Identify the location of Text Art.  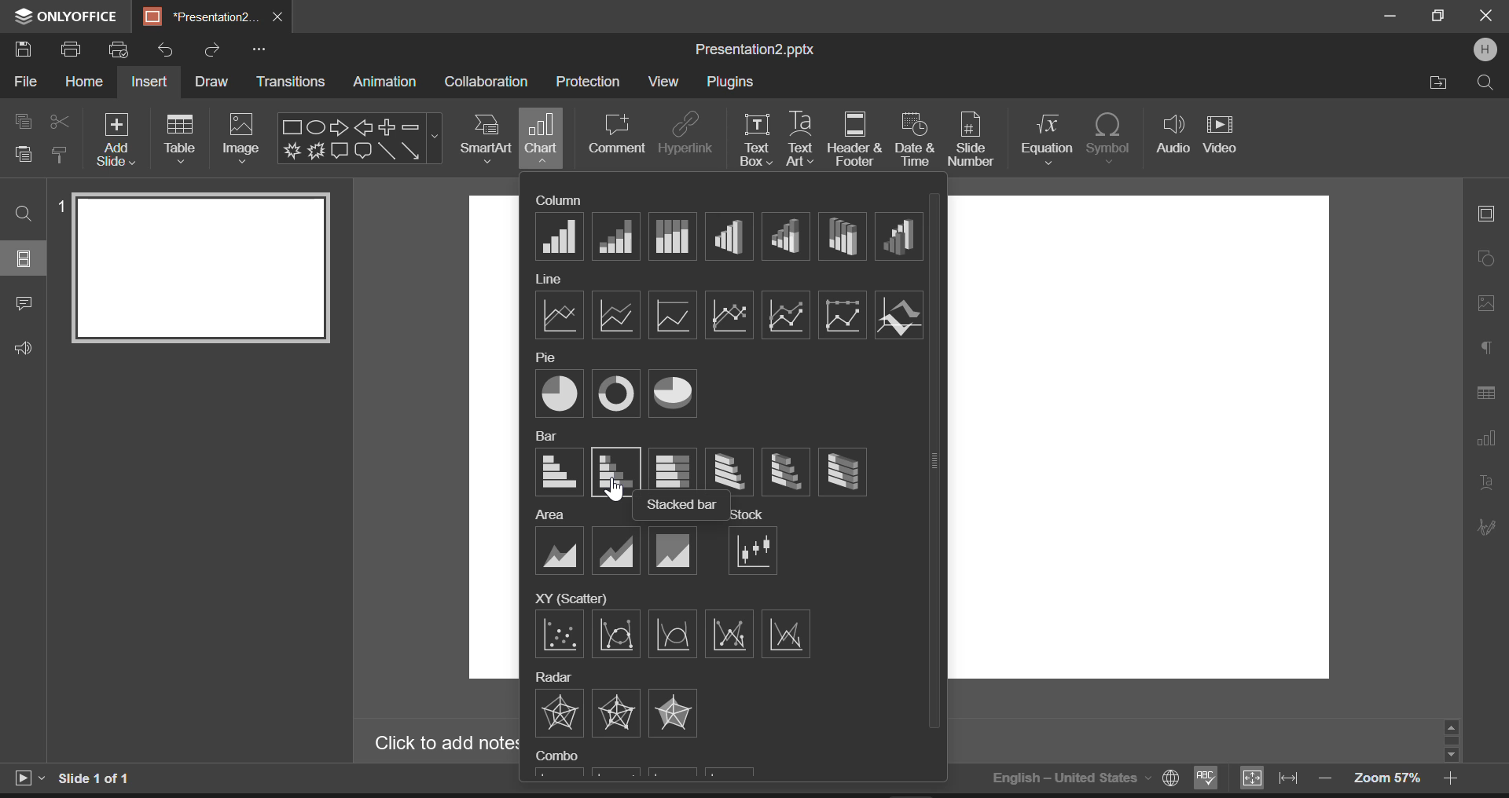
(799, 138).